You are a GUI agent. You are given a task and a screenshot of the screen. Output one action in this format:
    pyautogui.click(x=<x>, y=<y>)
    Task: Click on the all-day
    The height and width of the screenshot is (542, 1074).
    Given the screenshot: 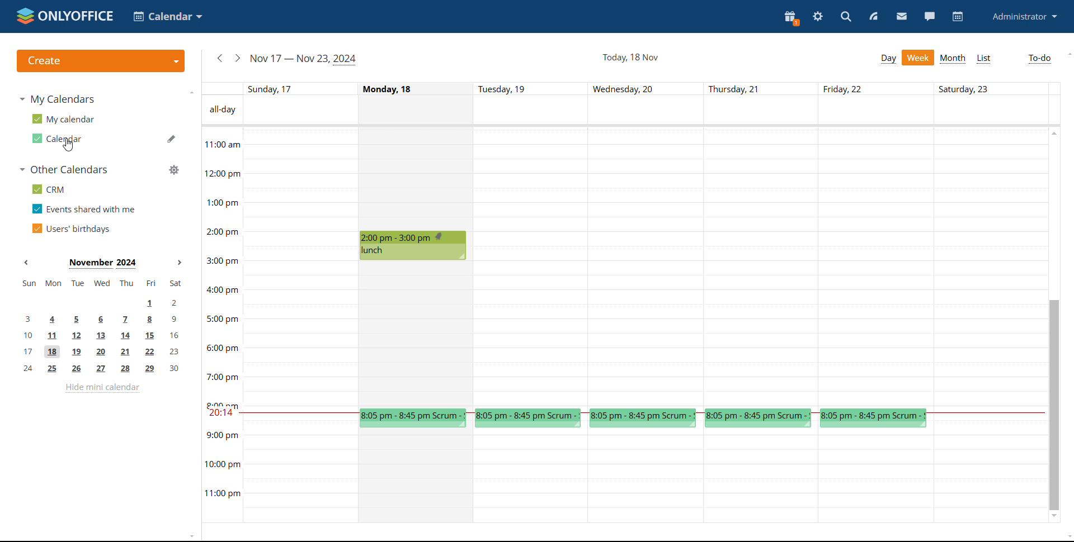 What is the action you would take?
    pyautogui.click(x=223, y=110)
    